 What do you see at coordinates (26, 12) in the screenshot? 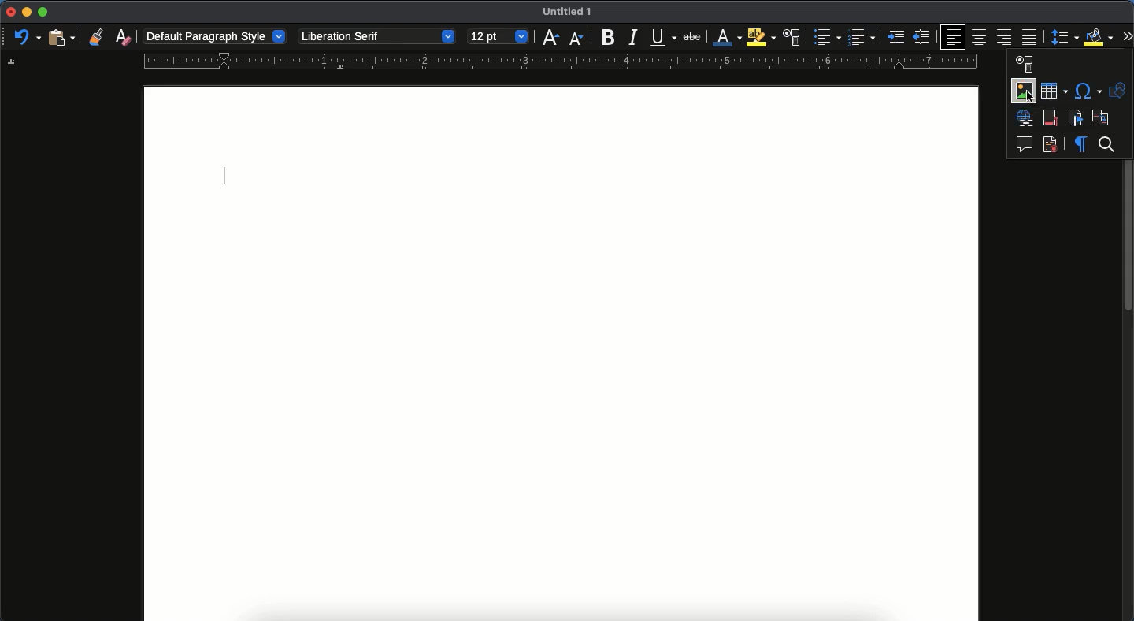
I see `minimize` at bounding box center [26, 12].